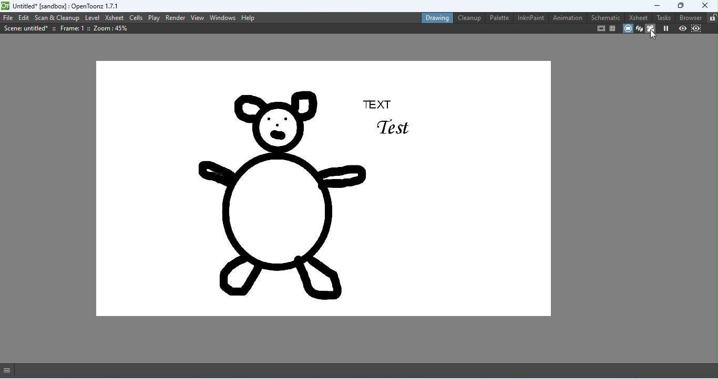 Image resolution: width=718 pixels, height=379 pixels. Describe the element at coordinates (114, 18) in the screenshot. I see `Xsheet` at that location.